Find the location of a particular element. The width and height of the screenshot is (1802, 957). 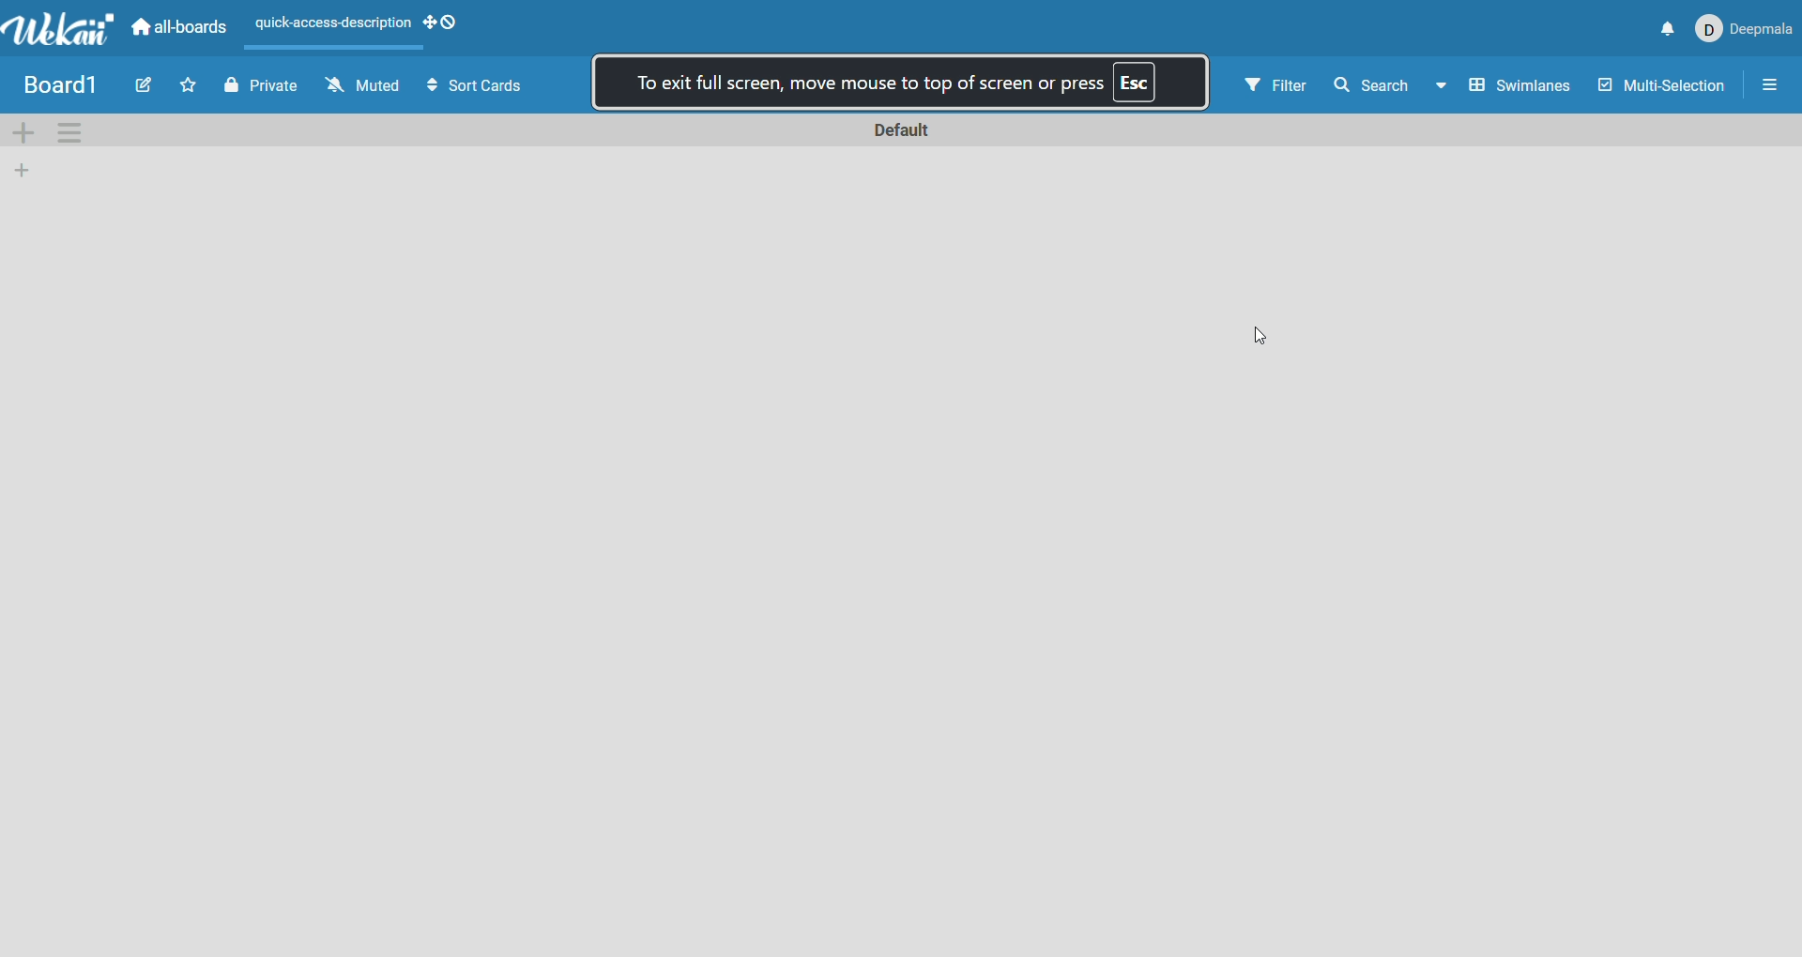

all boards is located at coordinates (176, 32).